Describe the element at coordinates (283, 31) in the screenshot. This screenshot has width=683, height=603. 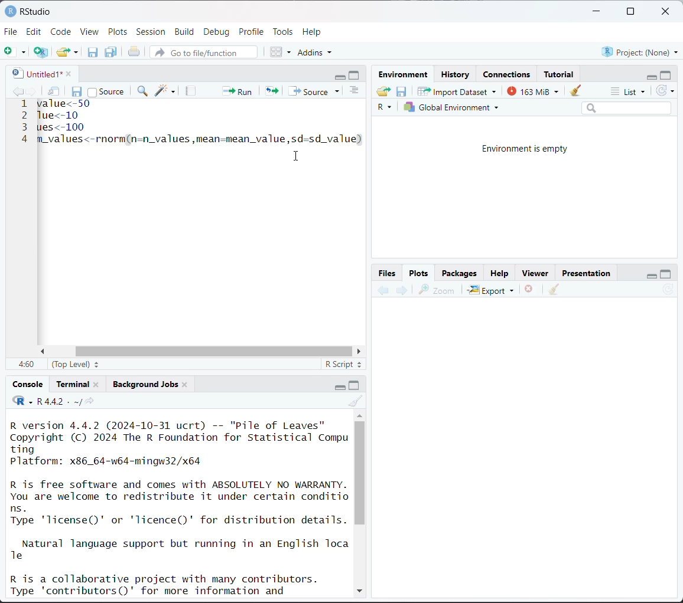
I see `Tools` at that location.